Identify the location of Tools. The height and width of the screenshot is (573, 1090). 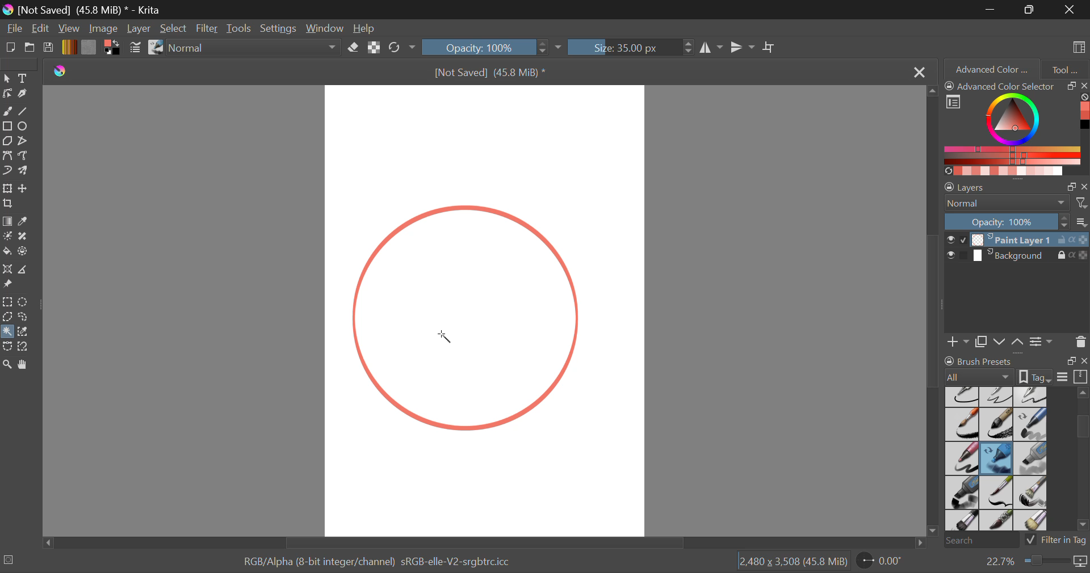
(239, 29).